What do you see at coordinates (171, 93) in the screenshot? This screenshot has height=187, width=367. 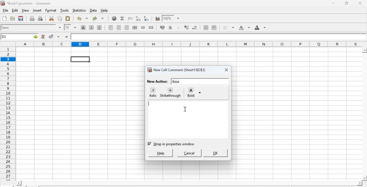 I see `strikethrough` at bounding box center [171, 93].